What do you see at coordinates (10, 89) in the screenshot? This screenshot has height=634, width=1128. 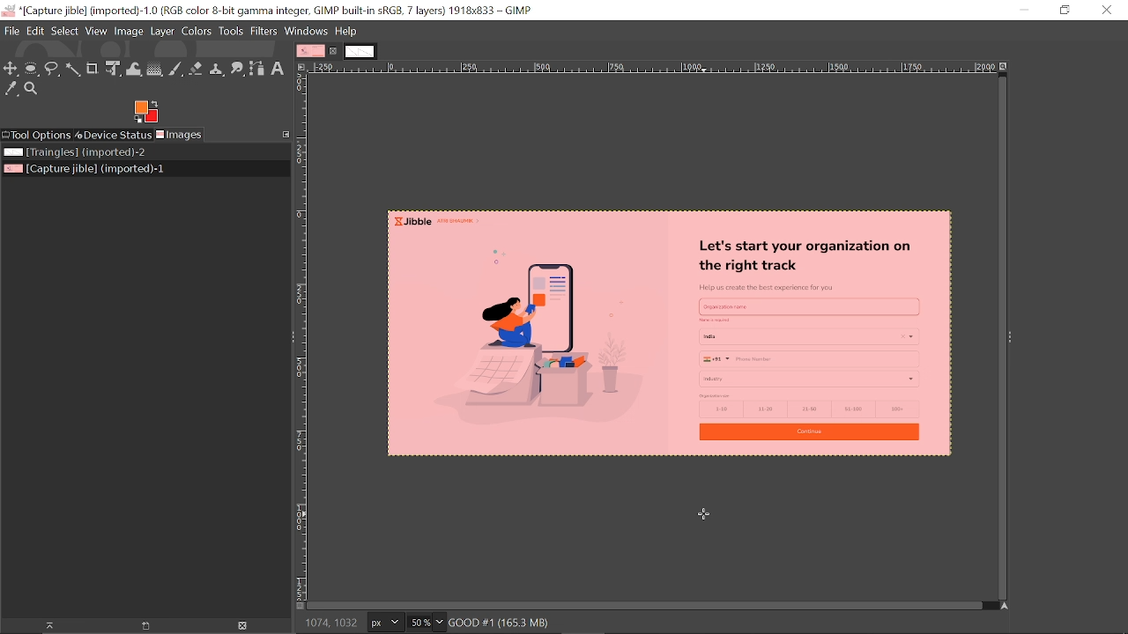 I see `Color picker tool` at bounding box center [10, 89].